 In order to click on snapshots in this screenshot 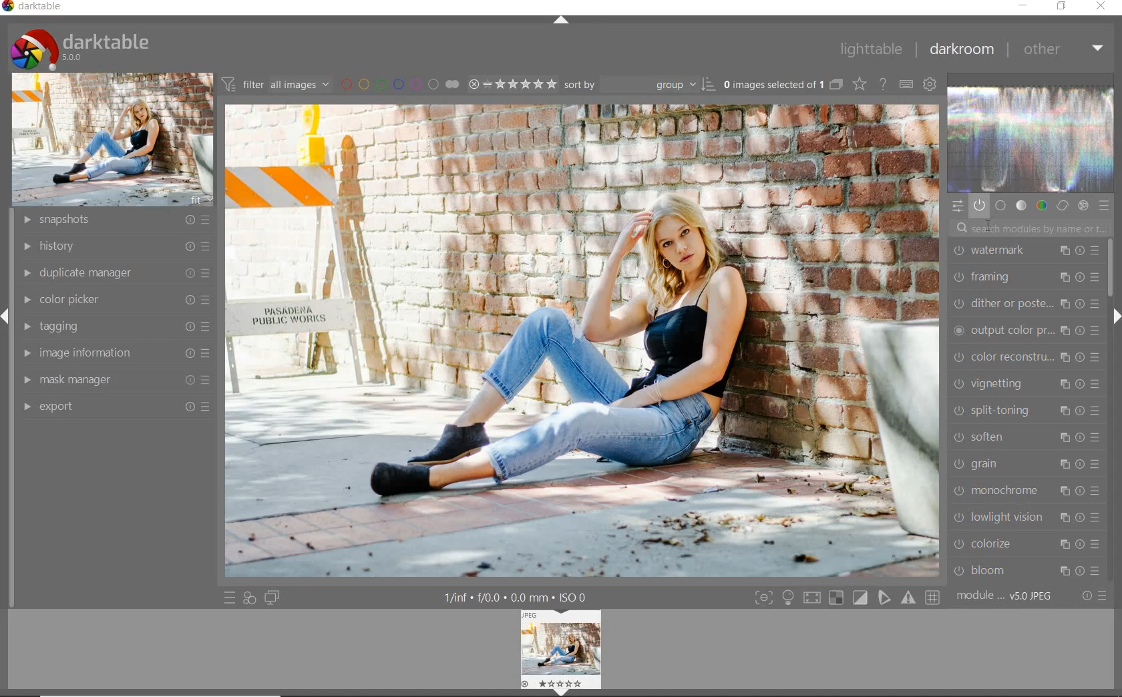, I will do `click(115, 220)`.